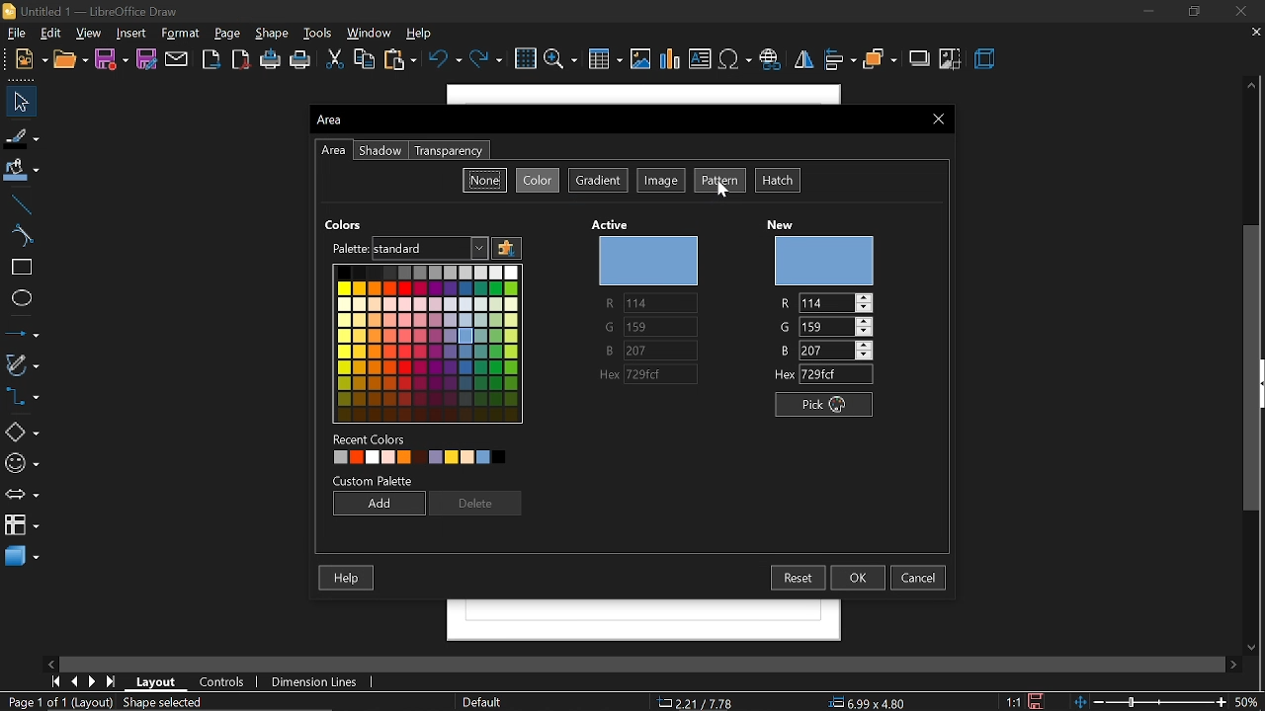 Image resolution: width=1265 pixels, height=711 pixels. Describe the element at coordinates (334, 59) in the screenshot. I see `cut` at that location.